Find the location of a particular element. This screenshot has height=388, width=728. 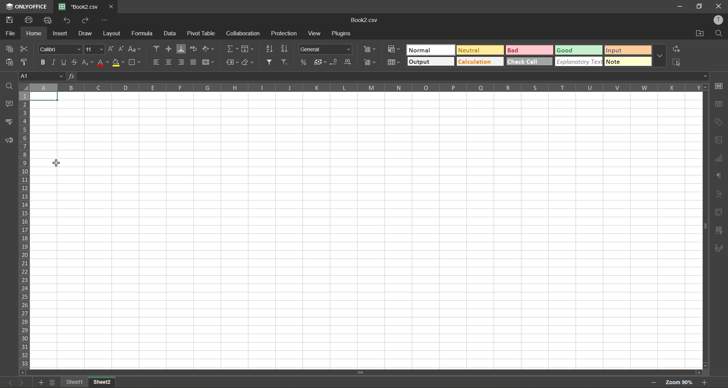

delete cells is located at coordinates (369, 63).